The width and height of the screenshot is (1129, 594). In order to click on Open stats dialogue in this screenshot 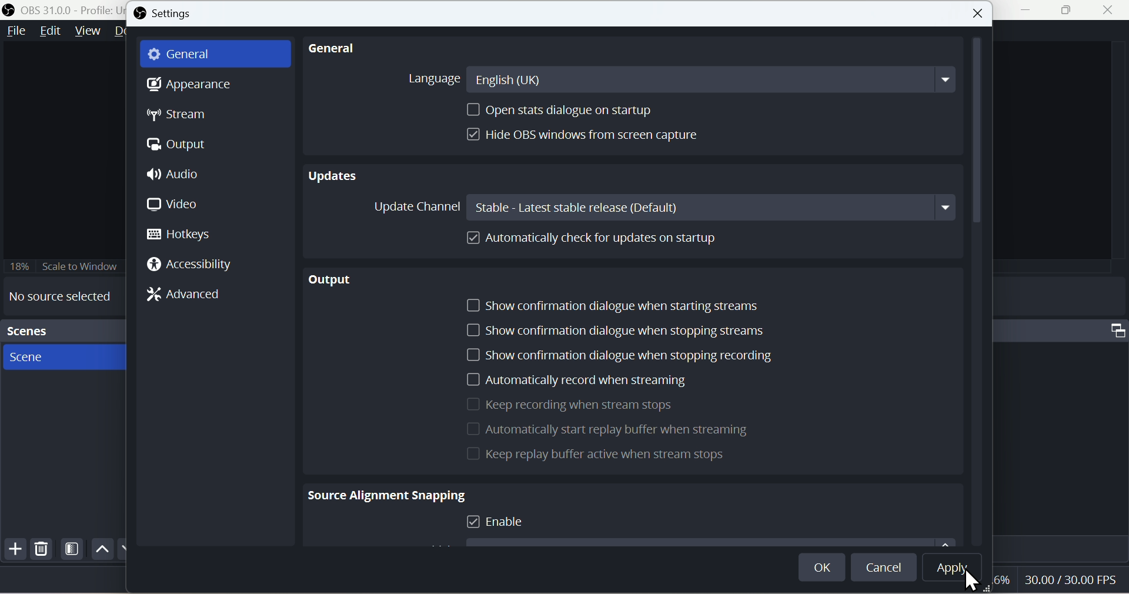, I will do `click(559, 111)`.